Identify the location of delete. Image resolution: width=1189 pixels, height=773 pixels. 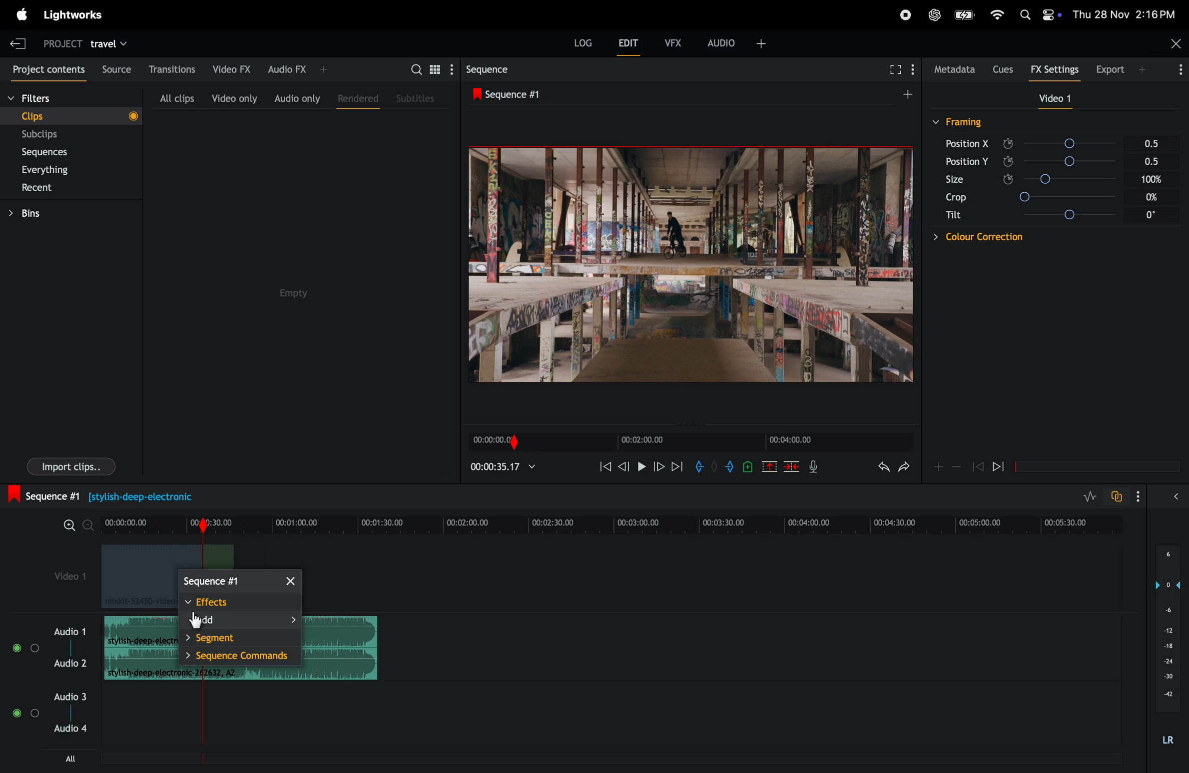
(792, 467).